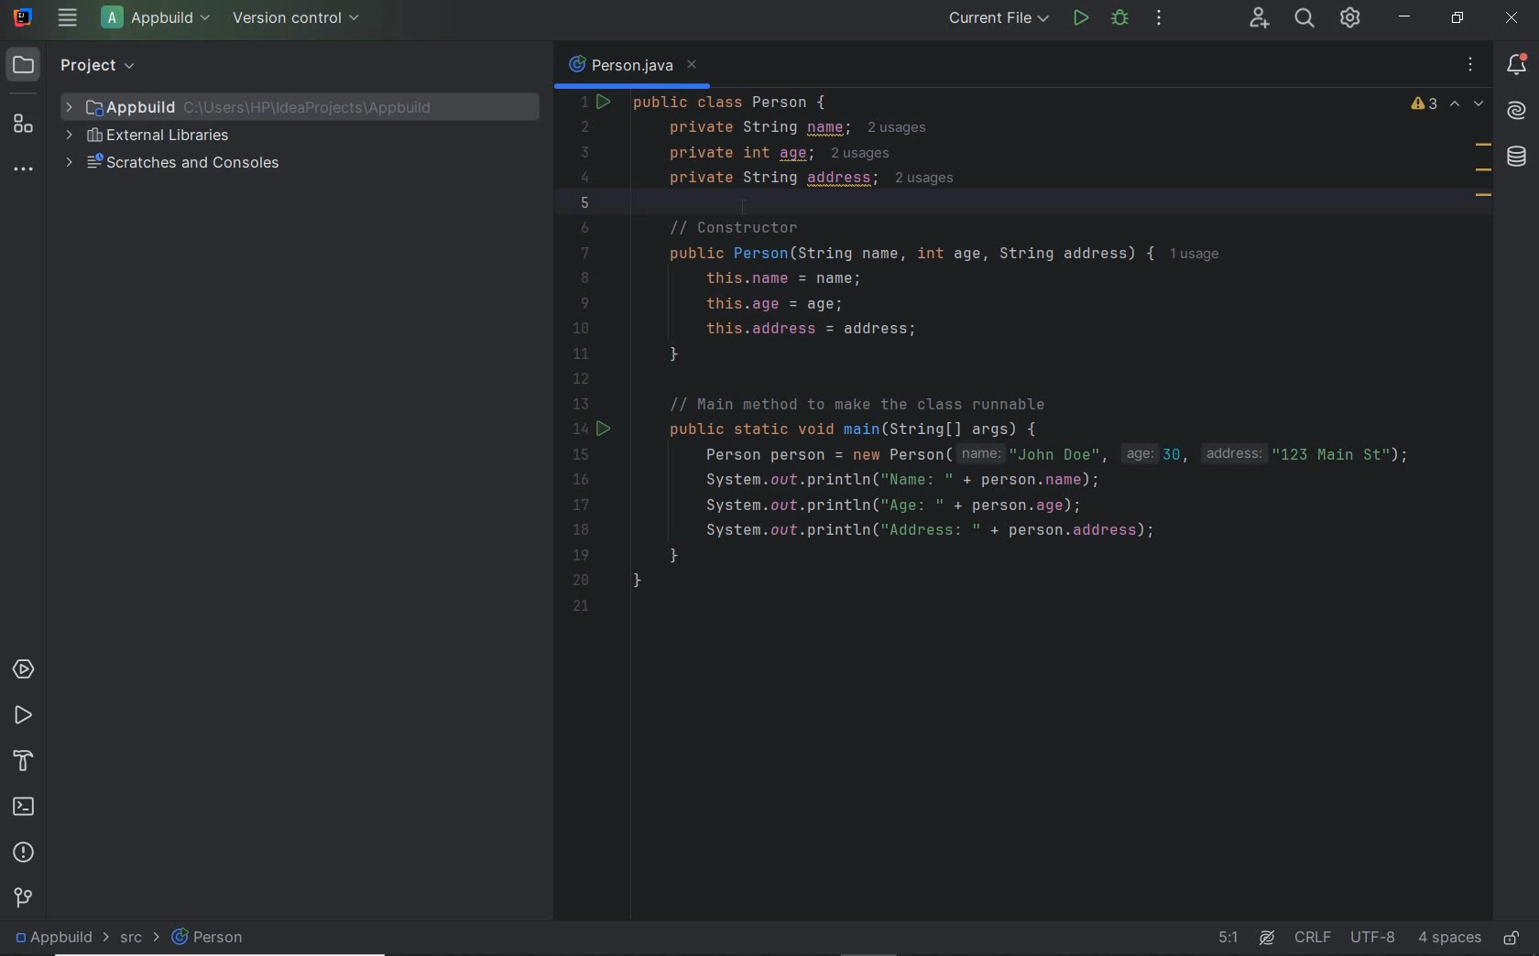 This screenshot has height=956, width=1539. I want to click on terminal, so click(25, 804).